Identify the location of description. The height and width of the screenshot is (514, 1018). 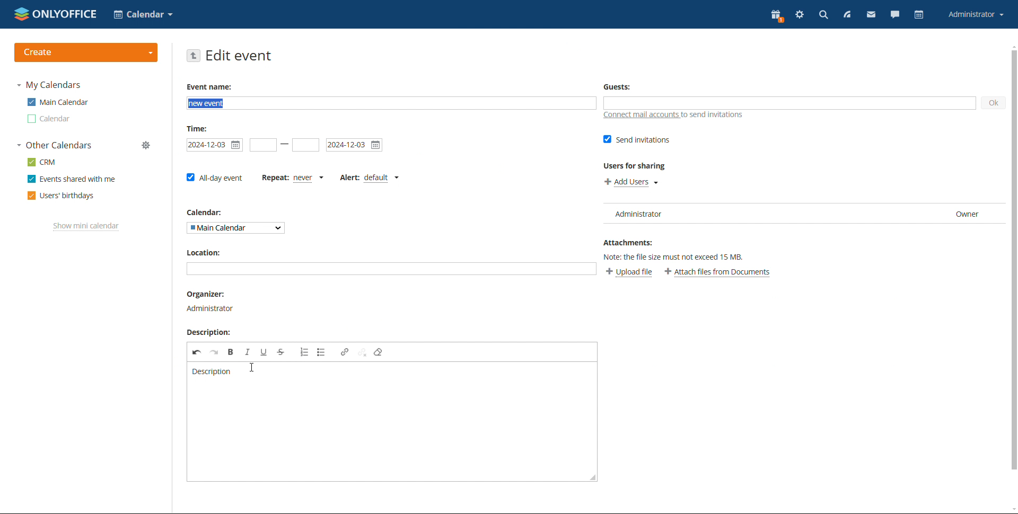
(213, 372).